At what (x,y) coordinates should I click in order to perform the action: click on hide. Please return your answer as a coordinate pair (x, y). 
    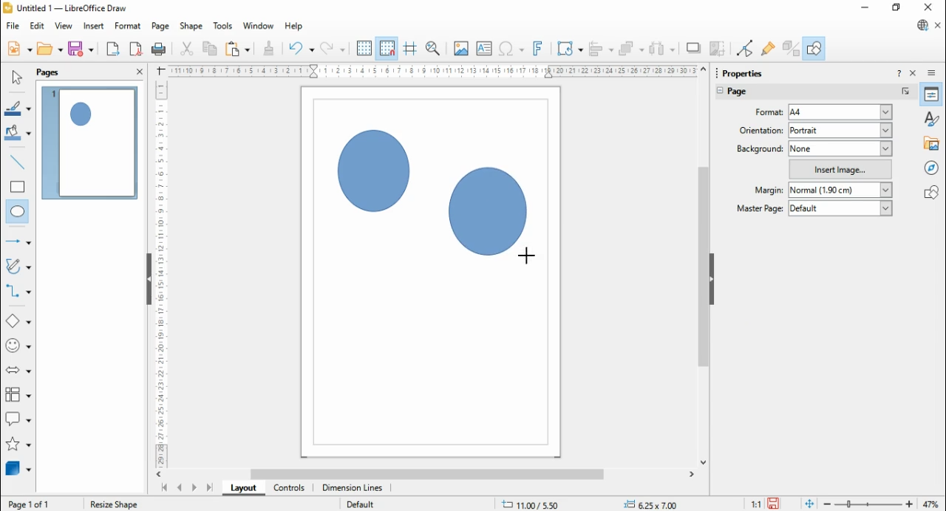
    Looking at the image, I should click on (711, 280).